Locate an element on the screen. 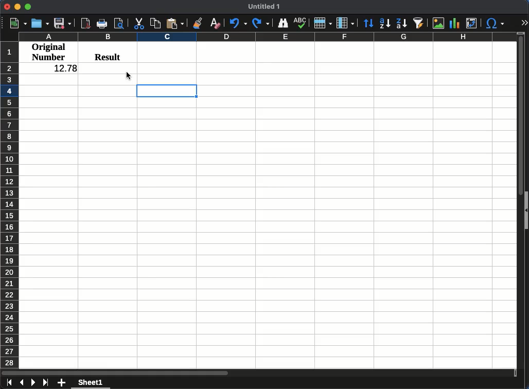 Image resolution: width=529 pixels, height=389 pixels. Sort is located at coordinates (368, 23).